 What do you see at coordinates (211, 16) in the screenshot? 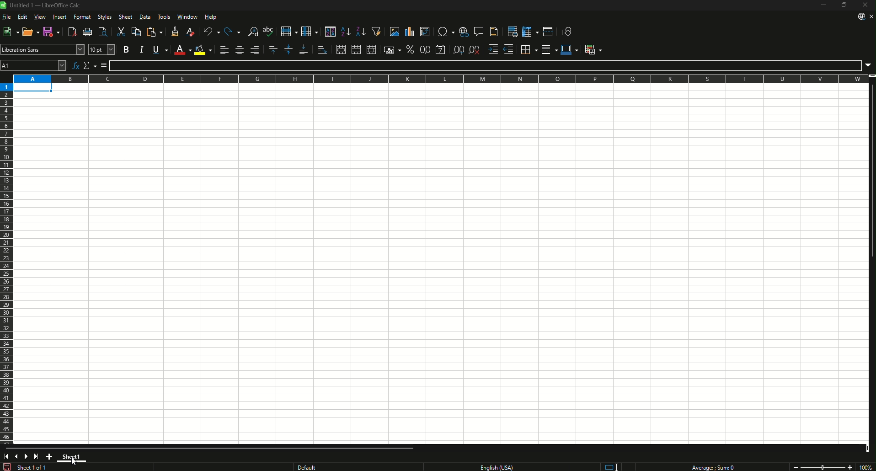
I see `Help` at bounding box center [211, 16].